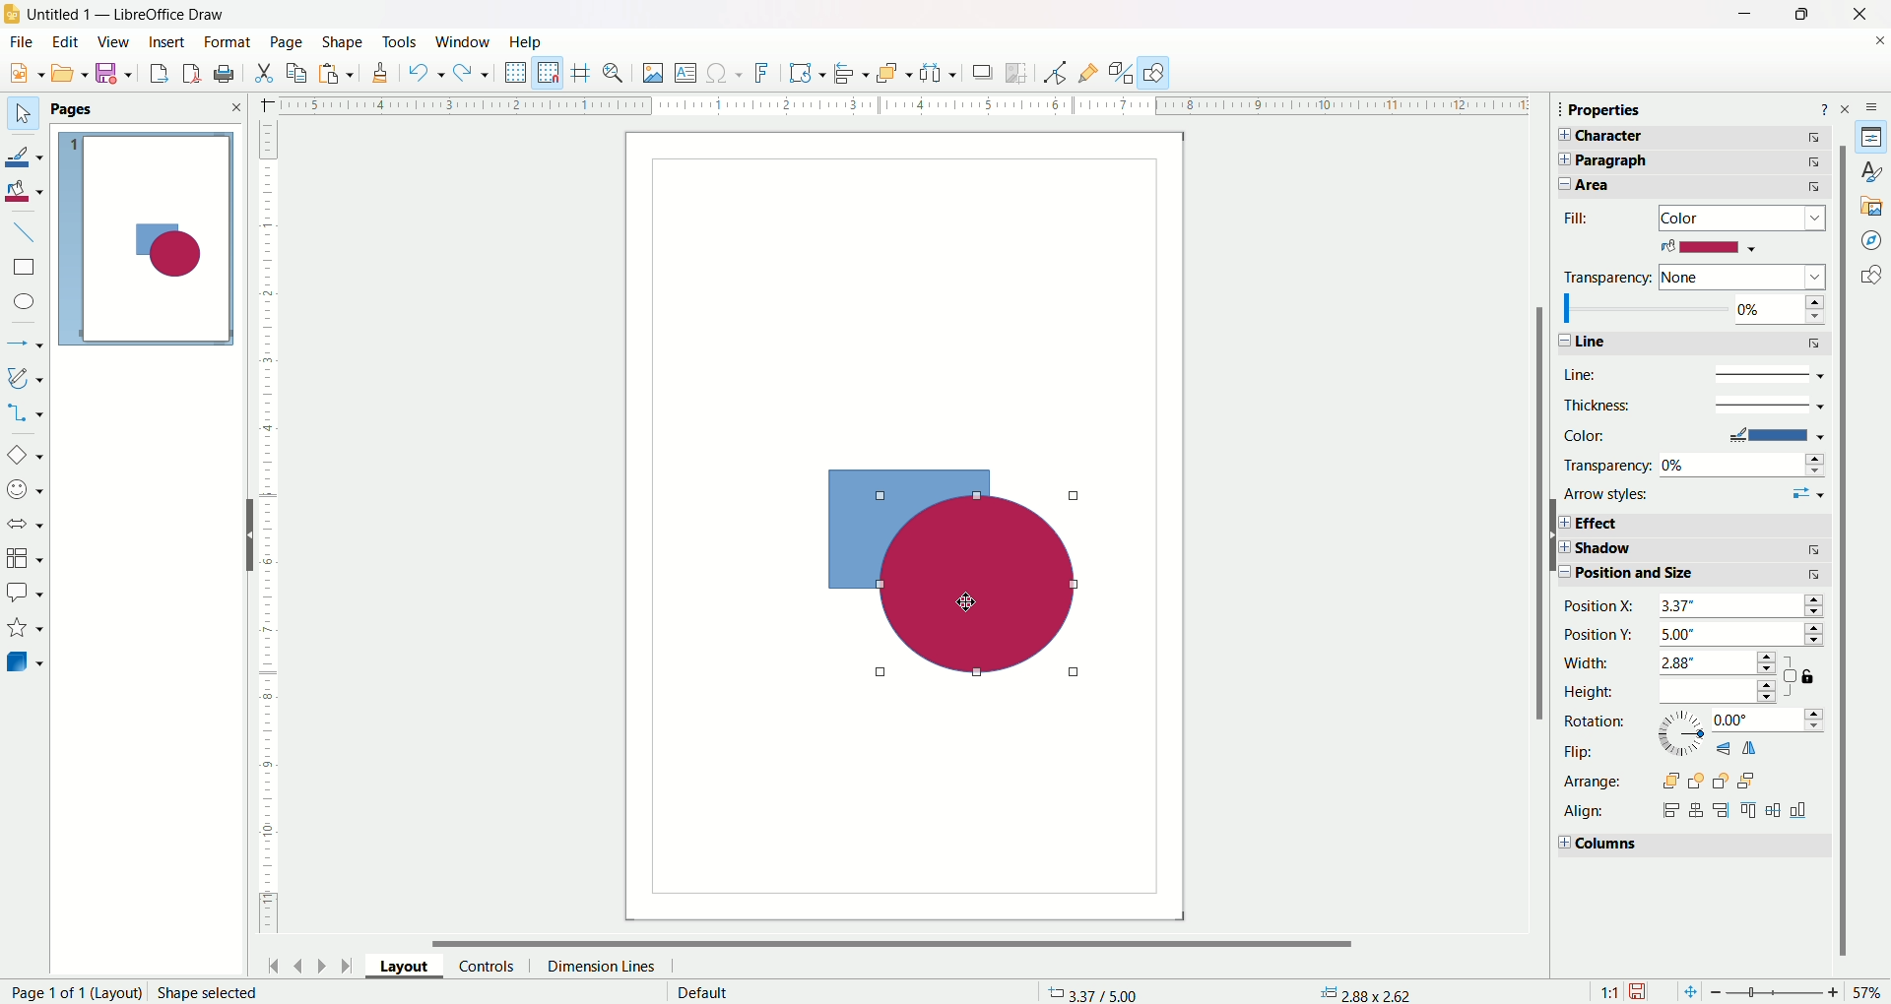 This screenshot has width=1891, height=1004. Describe the element at coordinates (27, 664) in the screenshot. I see `3D objects` at that location.